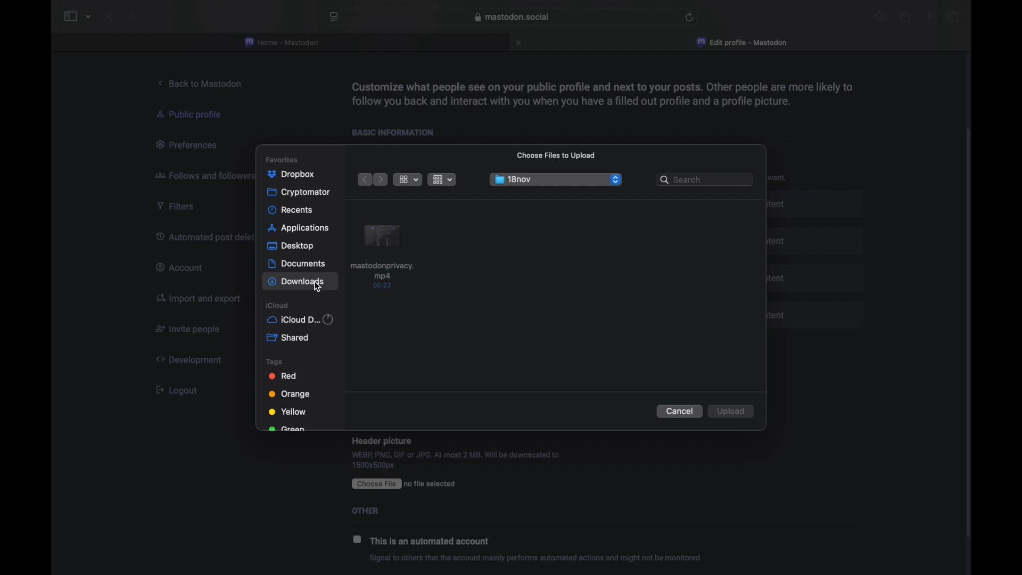 Image resolution: width=1022 pixels, height=575 pixels. I want to click on desktop, so click(291, 246).